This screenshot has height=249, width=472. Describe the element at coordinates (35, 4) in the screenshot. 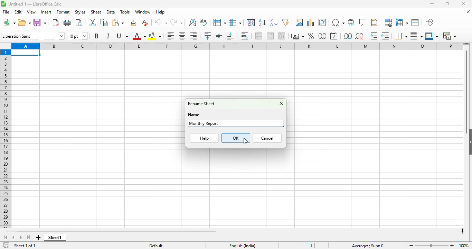

I see `title` at that location.